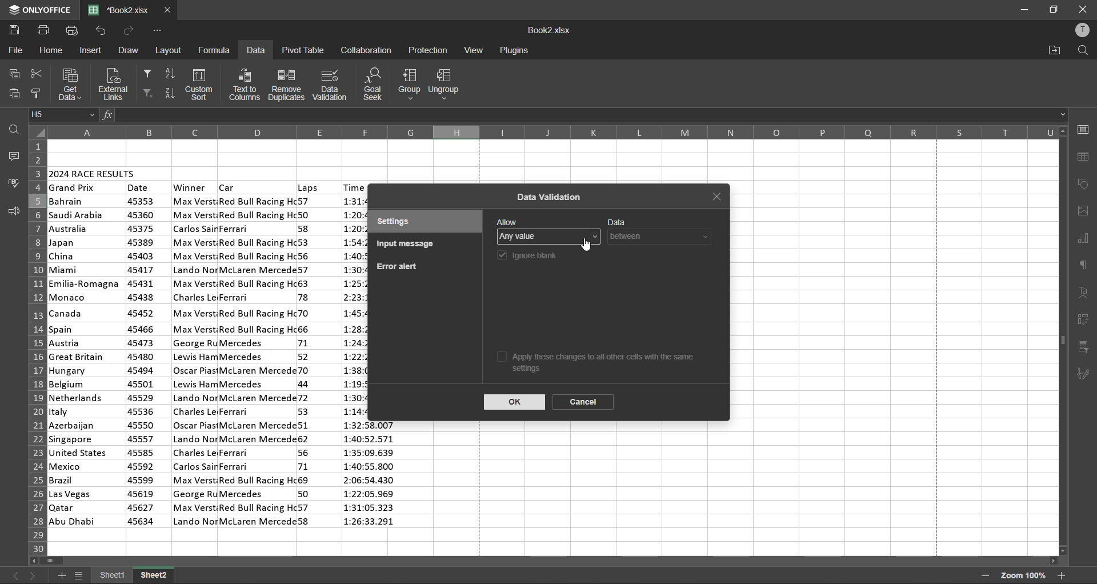 The width and height of the screenshot is (1097, 584). I want to click on view, so click(473, 50).